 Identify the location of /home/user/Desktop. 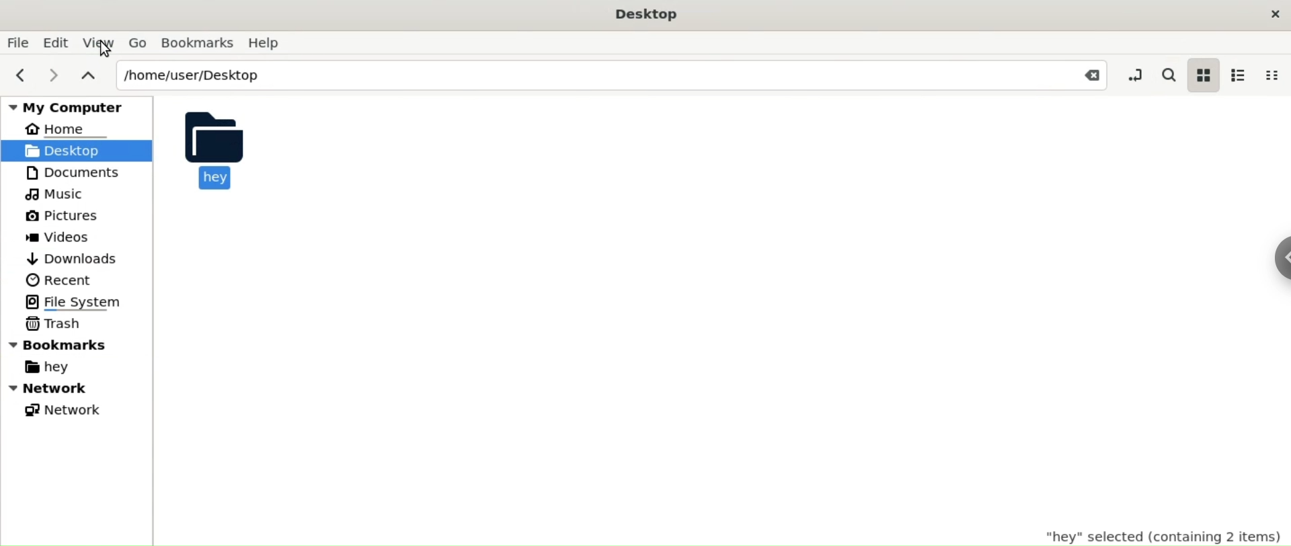
(578, 75).